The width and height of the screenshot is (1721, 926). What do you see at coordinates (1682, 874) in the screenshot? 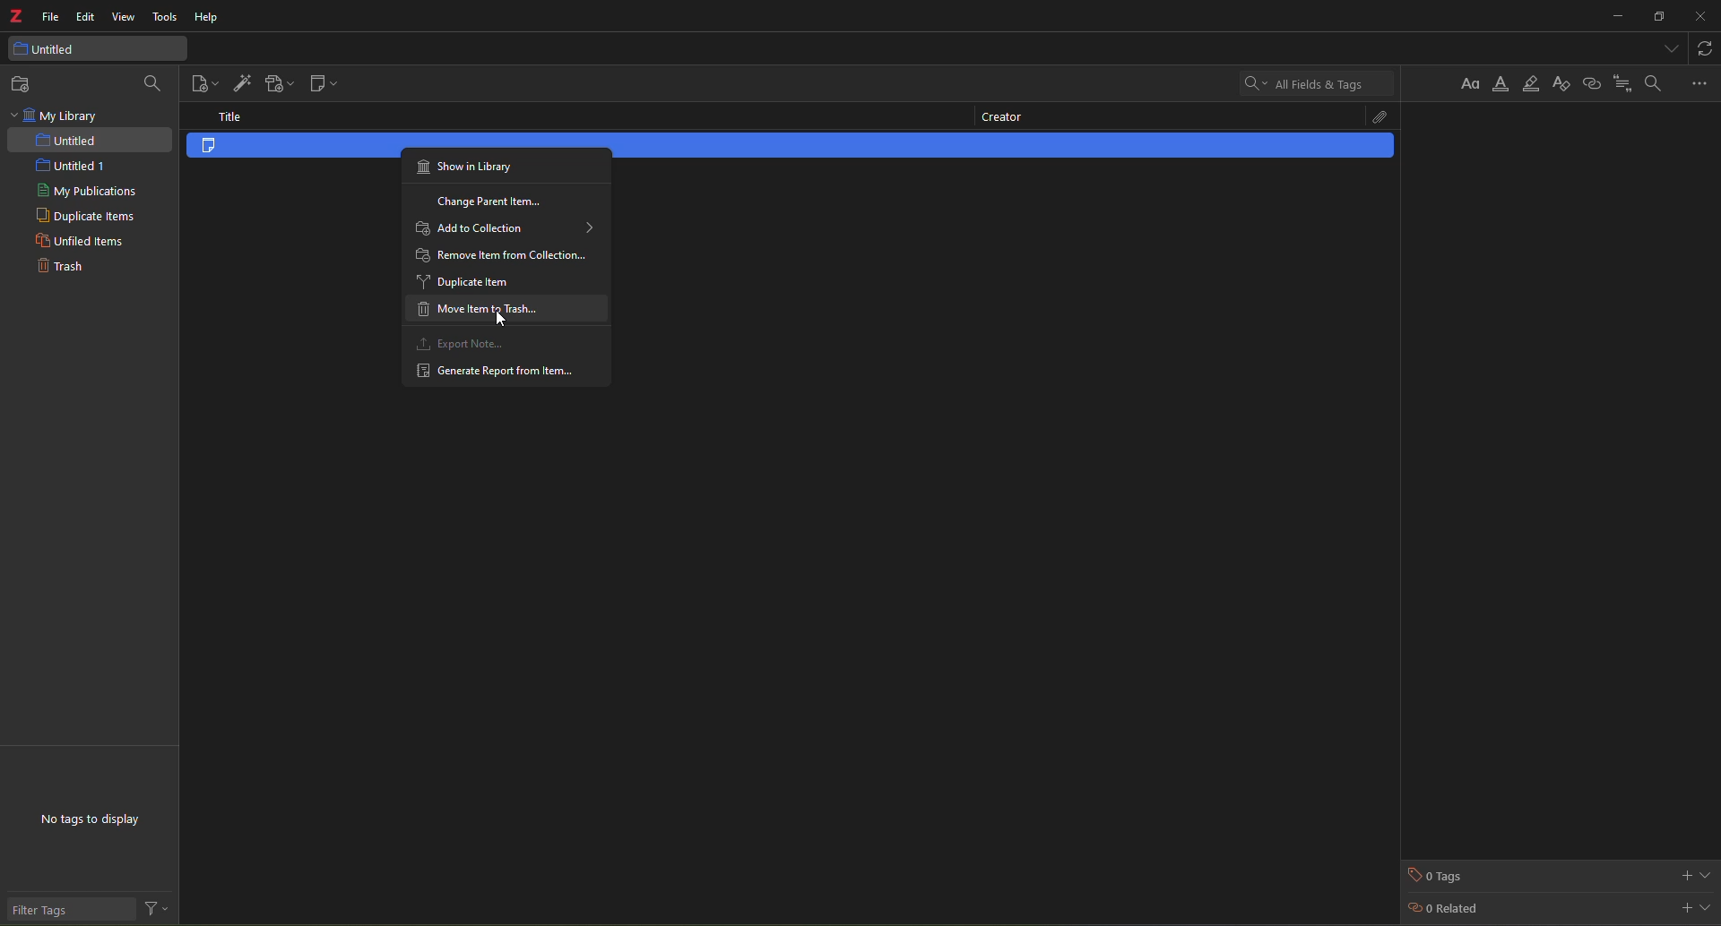
I see `add` at bounding box center [1682, 874].